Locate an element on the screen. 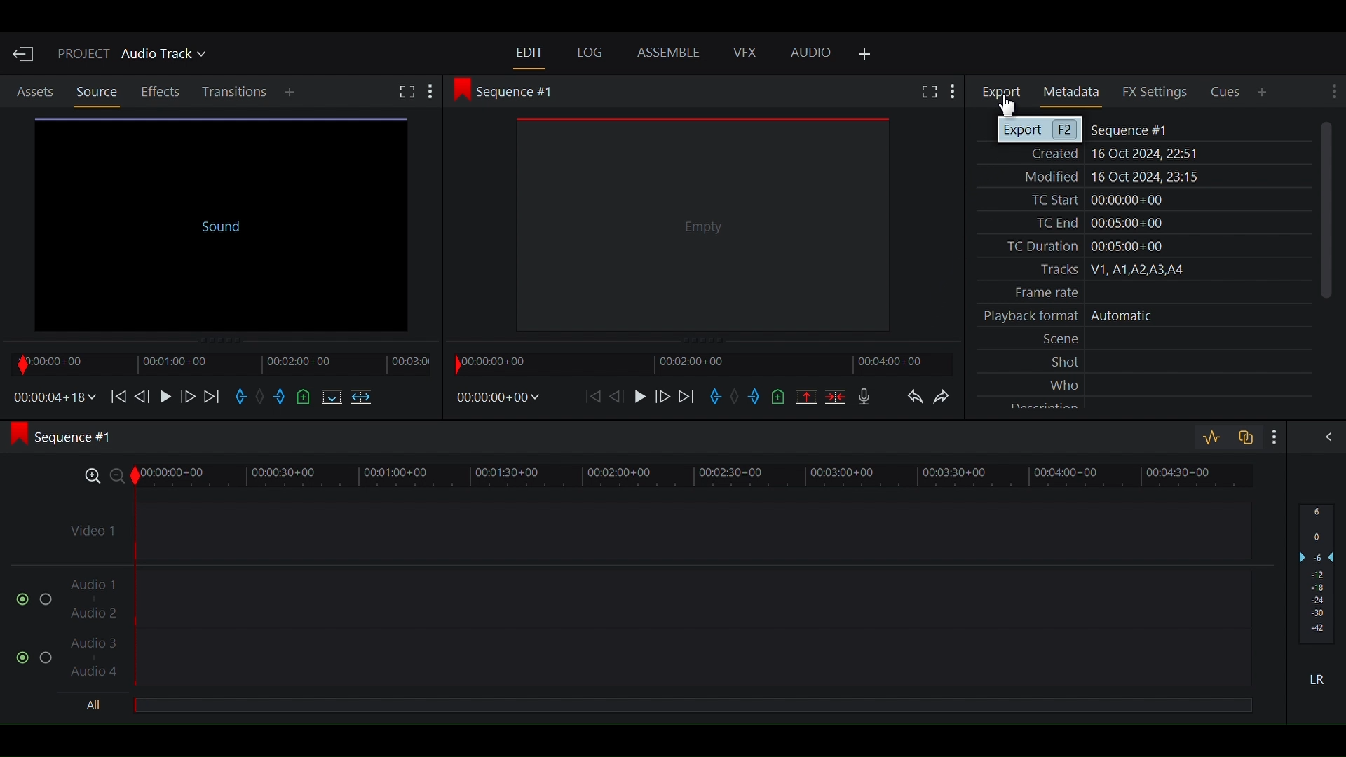 This screenshot has height=757, width=1346. Transition is located at coordinates (236, 93).